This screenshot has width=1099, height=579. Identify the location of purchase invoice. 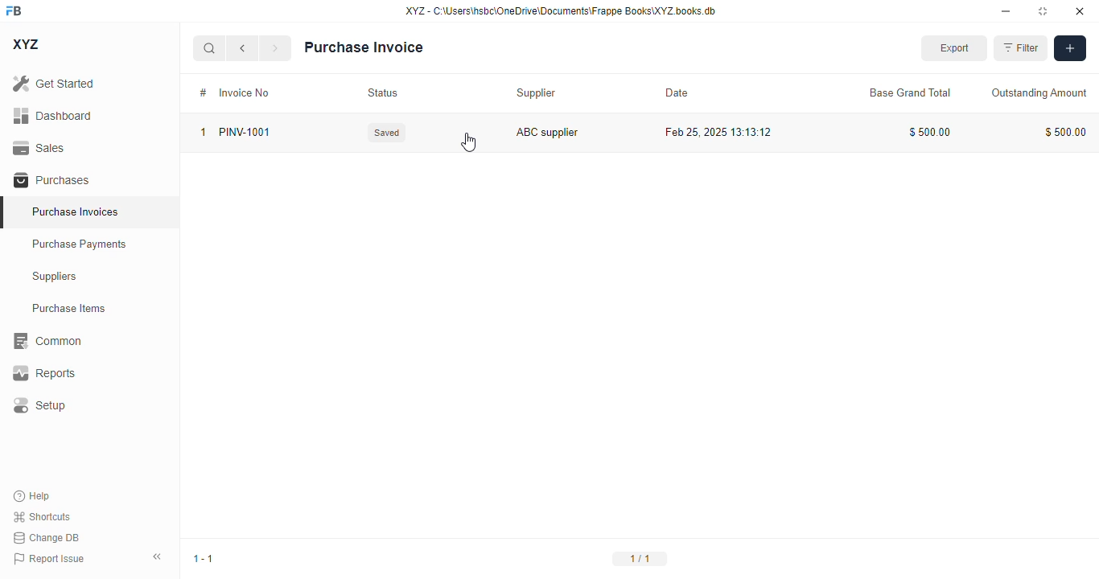
(363, 47).